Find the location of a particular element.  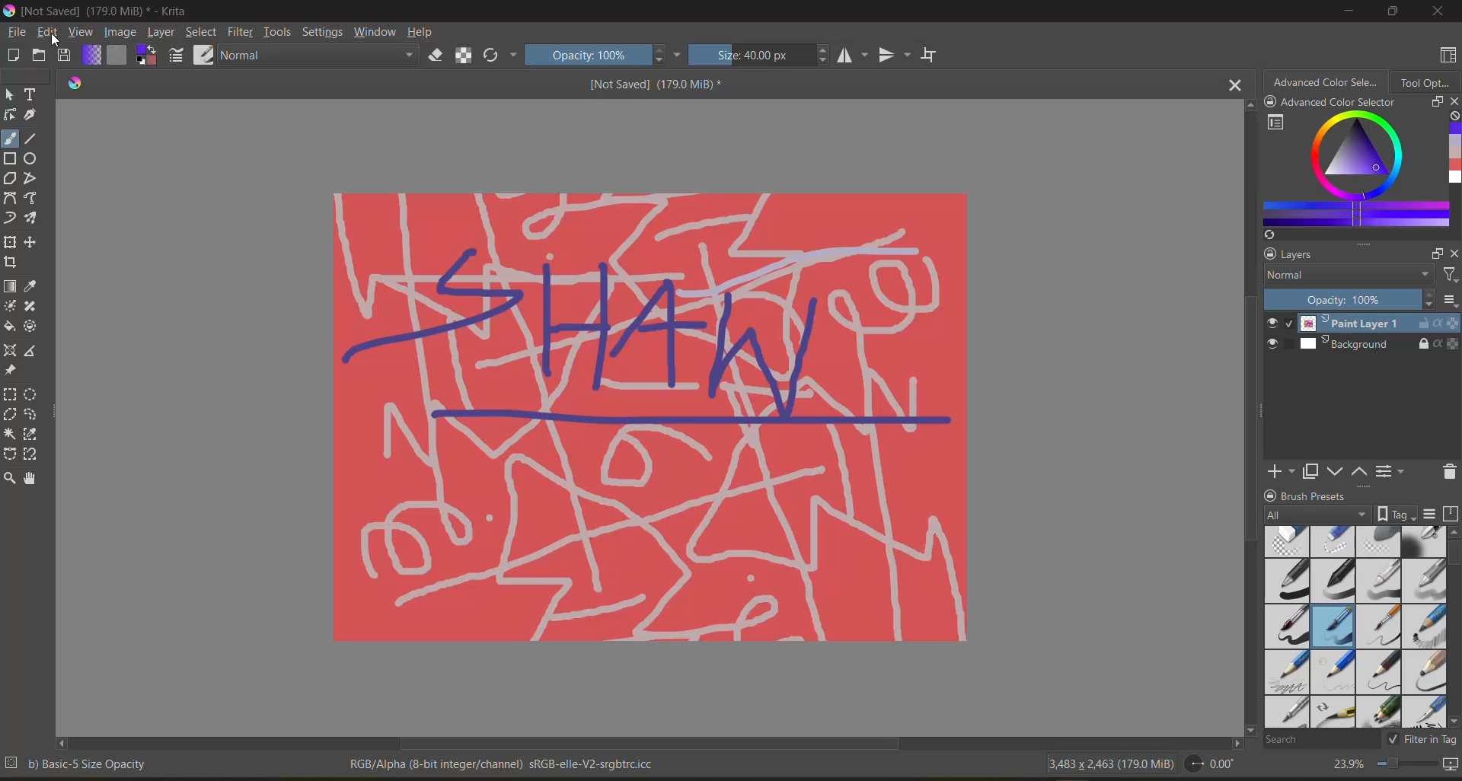

help is located at coordinates (424, 32).